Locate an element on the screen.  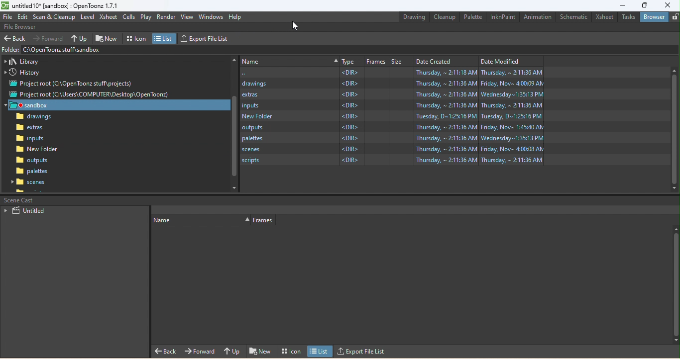
Drawing is located at coordinates (412, 18).